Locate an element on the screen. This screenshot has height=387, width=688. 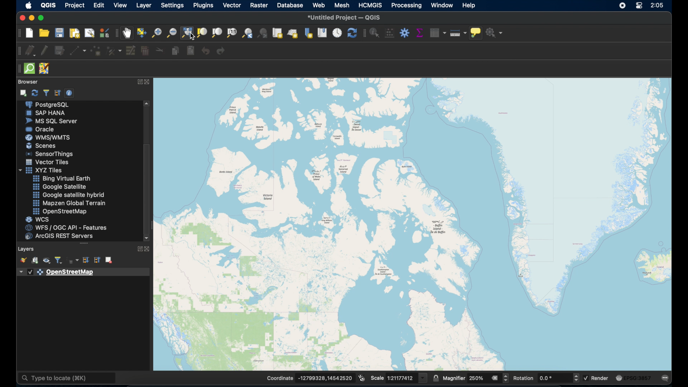
show map tips is located at coordinates (476, 33).